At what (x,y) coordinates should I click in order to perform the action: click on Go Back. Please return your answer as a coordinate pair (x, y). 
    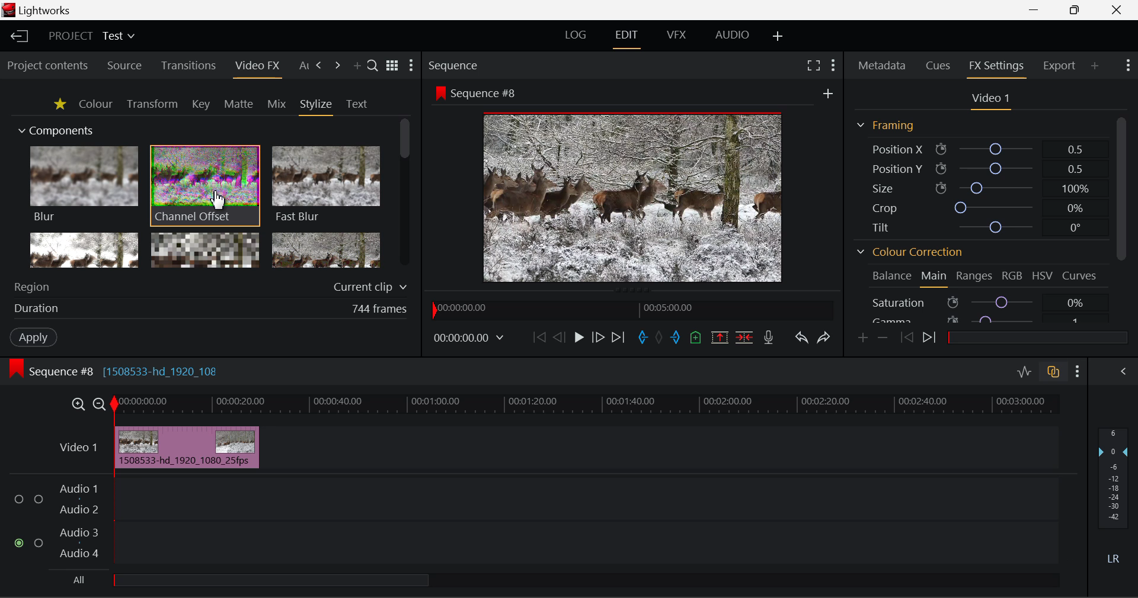
    Looking at the image, I should click on (558, 337).